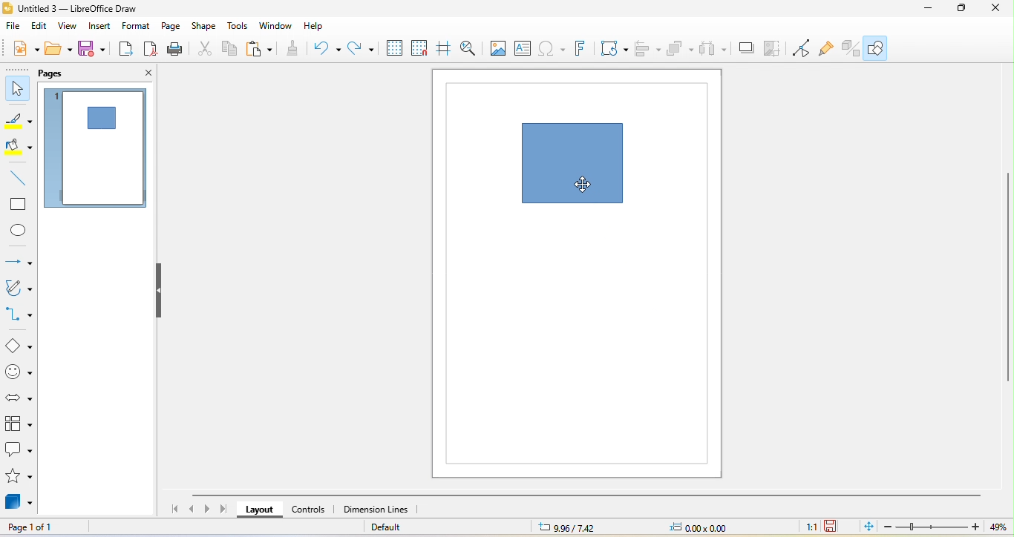  Describe the element at coordinates (140, 73) in the screenshot. I see `close` at that location.